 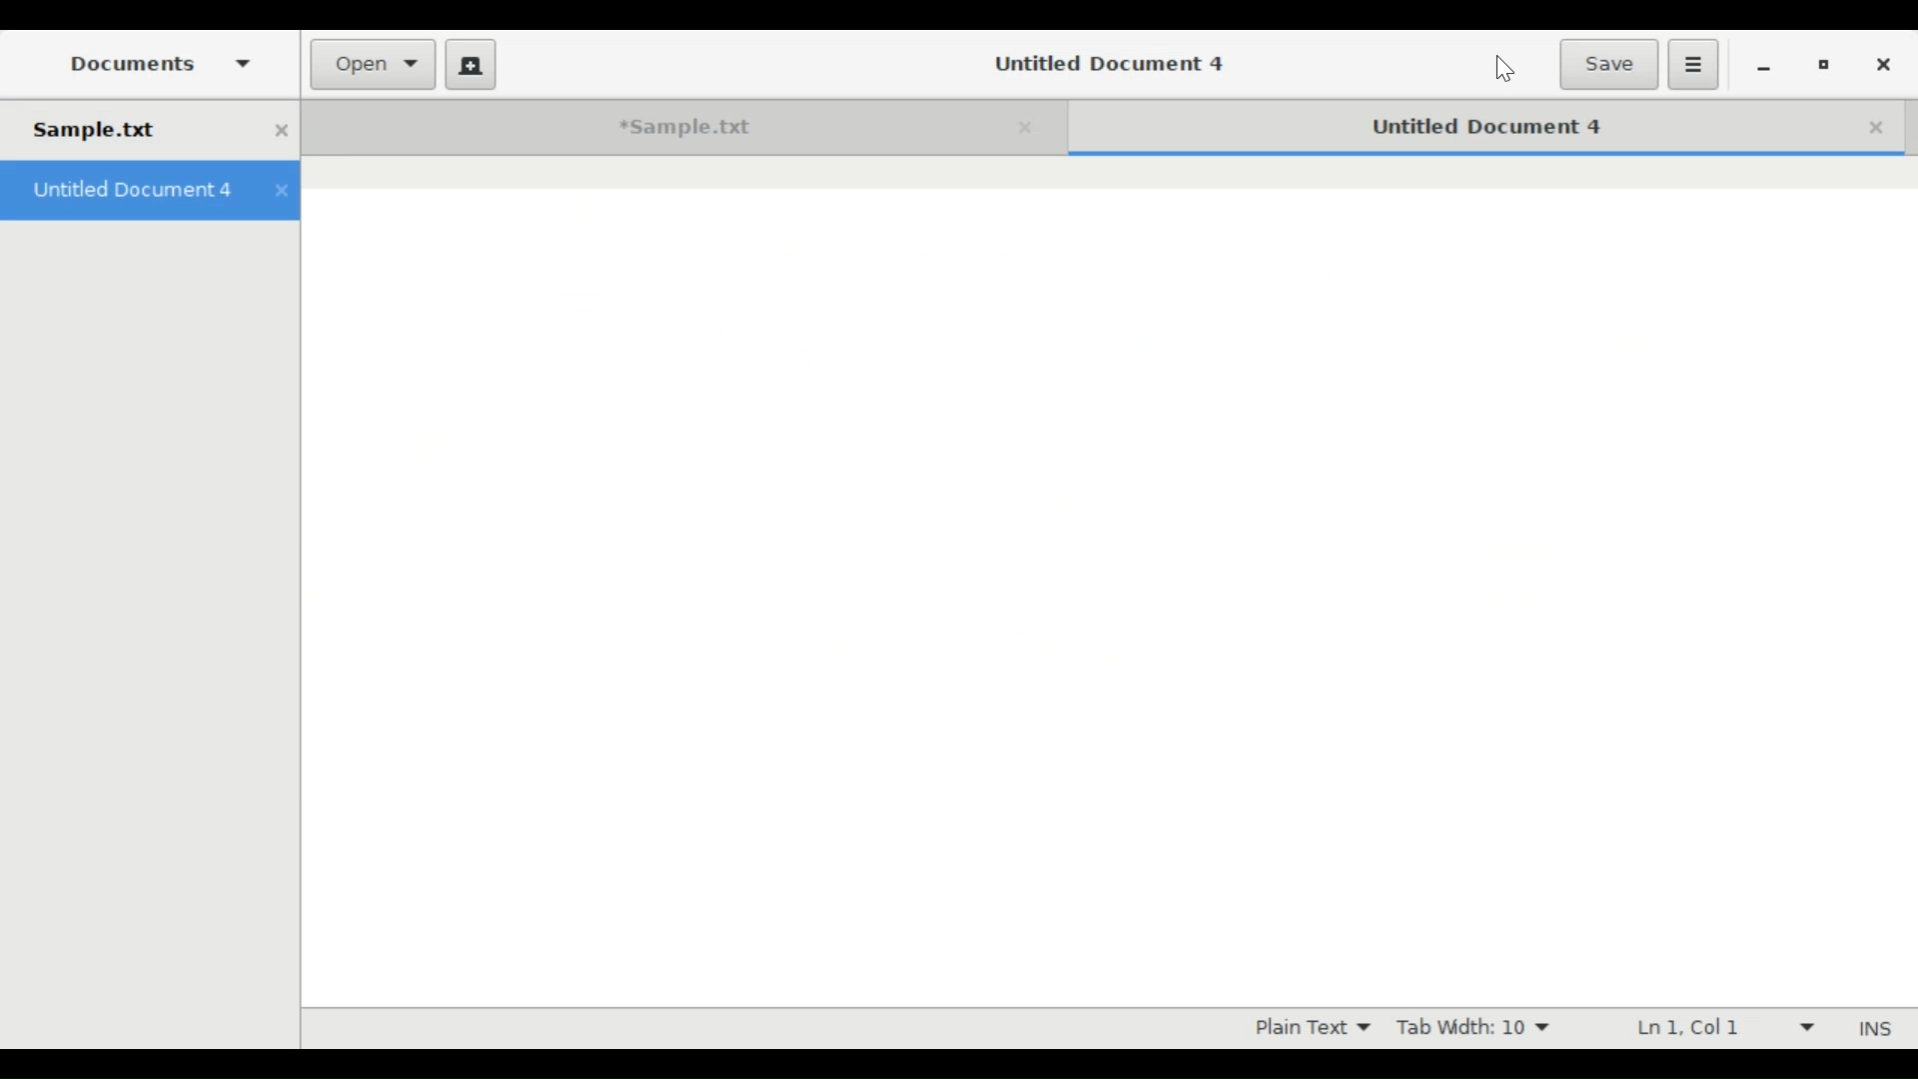 What do you see at coordinates (131, 194) in the screenshot?
I see `Untitled Document 4` at bounding box center [131, 194].